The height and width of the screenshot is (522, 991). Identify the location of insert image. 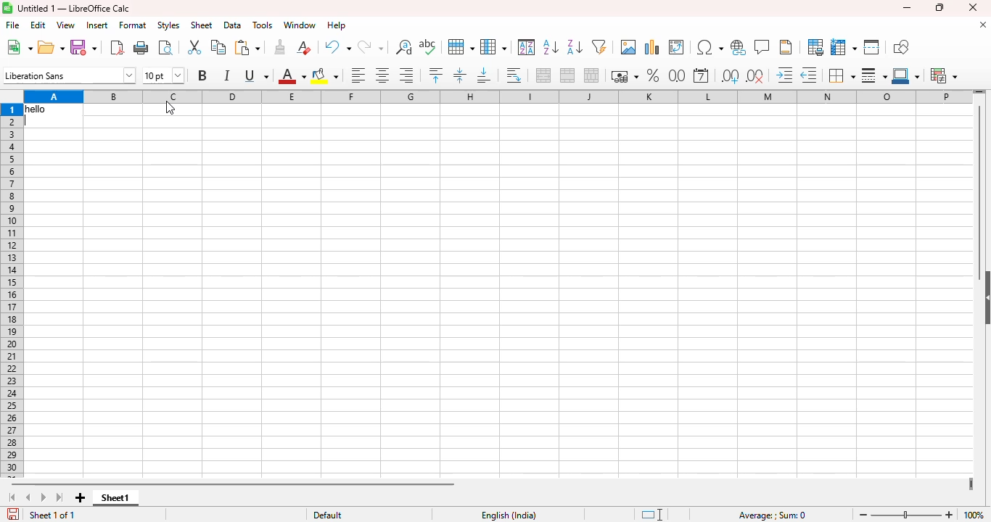
(629, 47).